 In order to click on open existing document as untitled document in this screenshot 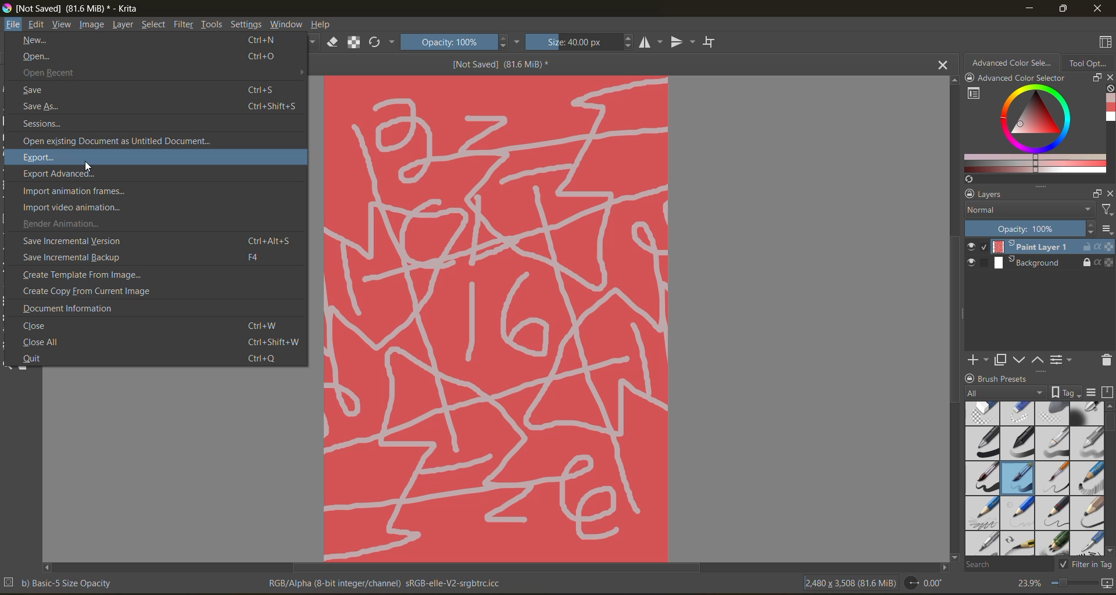, I will do `click(124, 142)`.